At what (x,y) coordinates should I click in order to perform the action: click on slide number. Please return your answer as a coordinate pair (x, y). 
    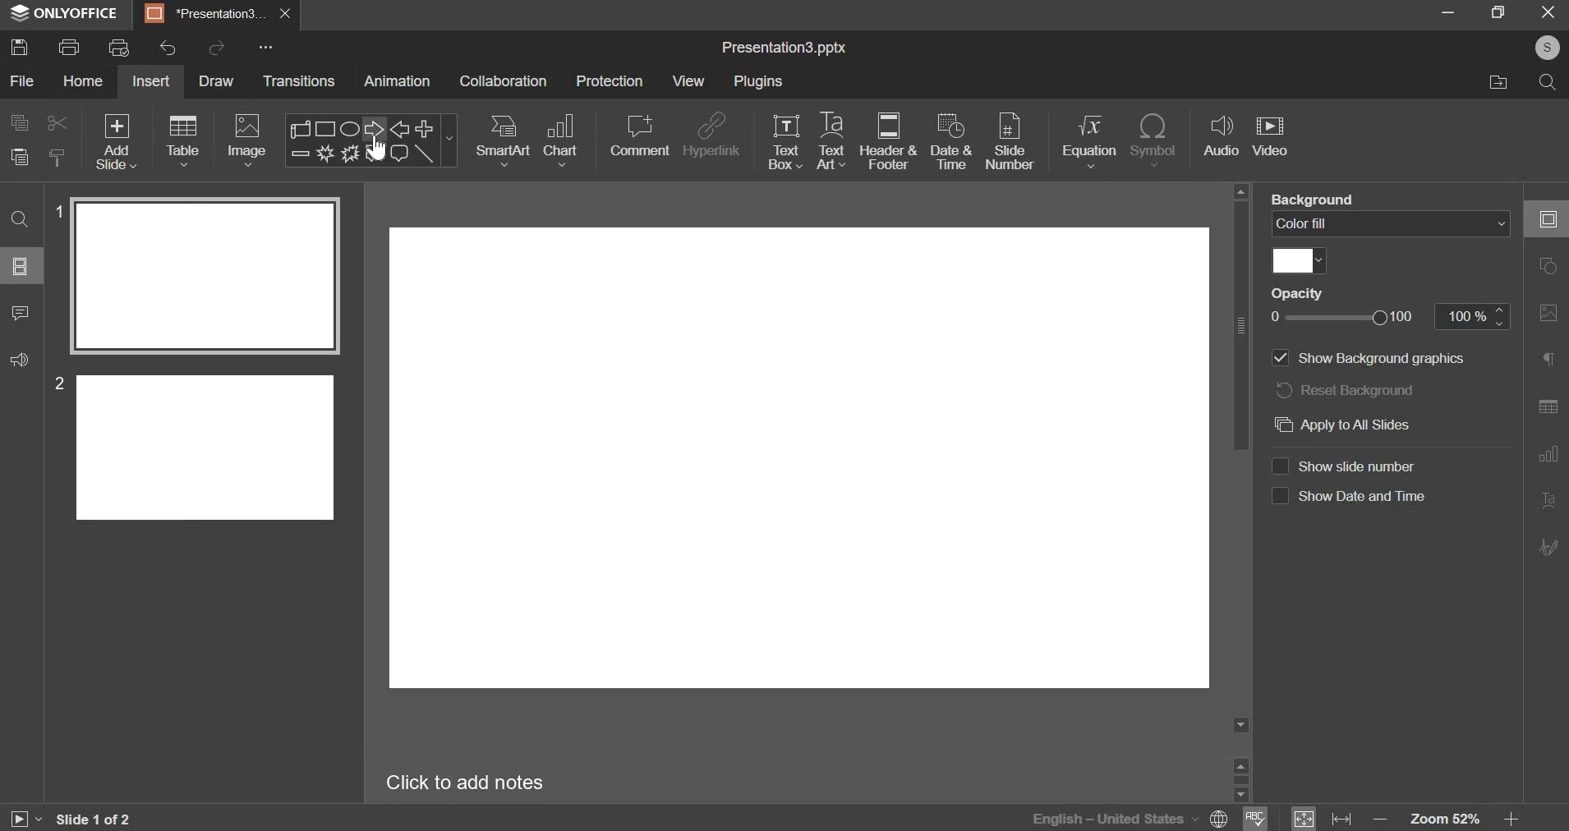
    Looking at the image, I should click on (55, 383).